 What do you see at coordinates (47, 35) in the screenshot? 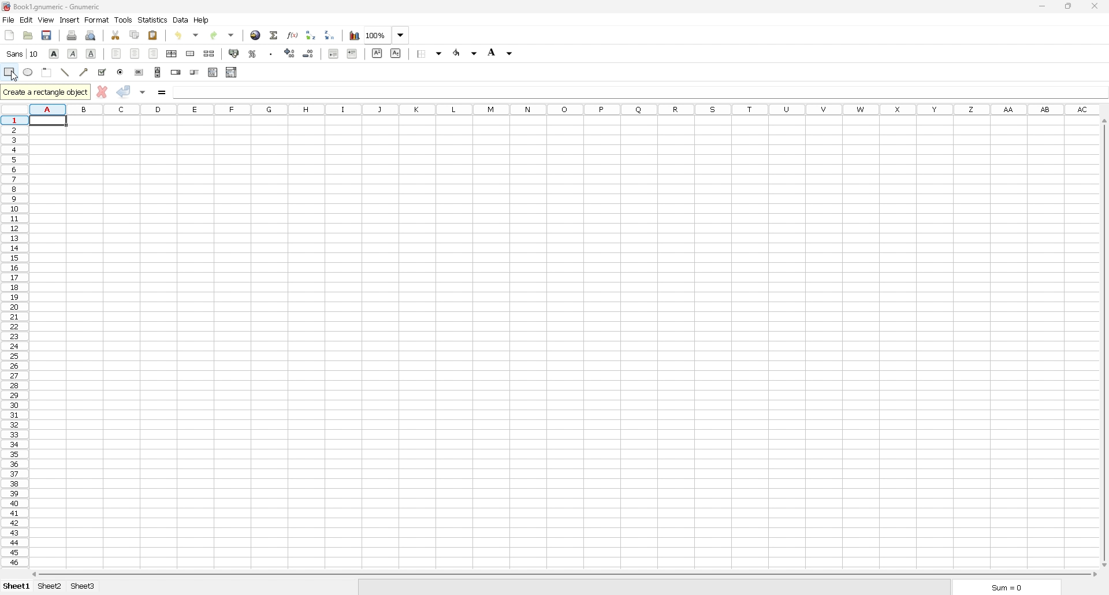
I see `save` at bounding box center [47, 35].